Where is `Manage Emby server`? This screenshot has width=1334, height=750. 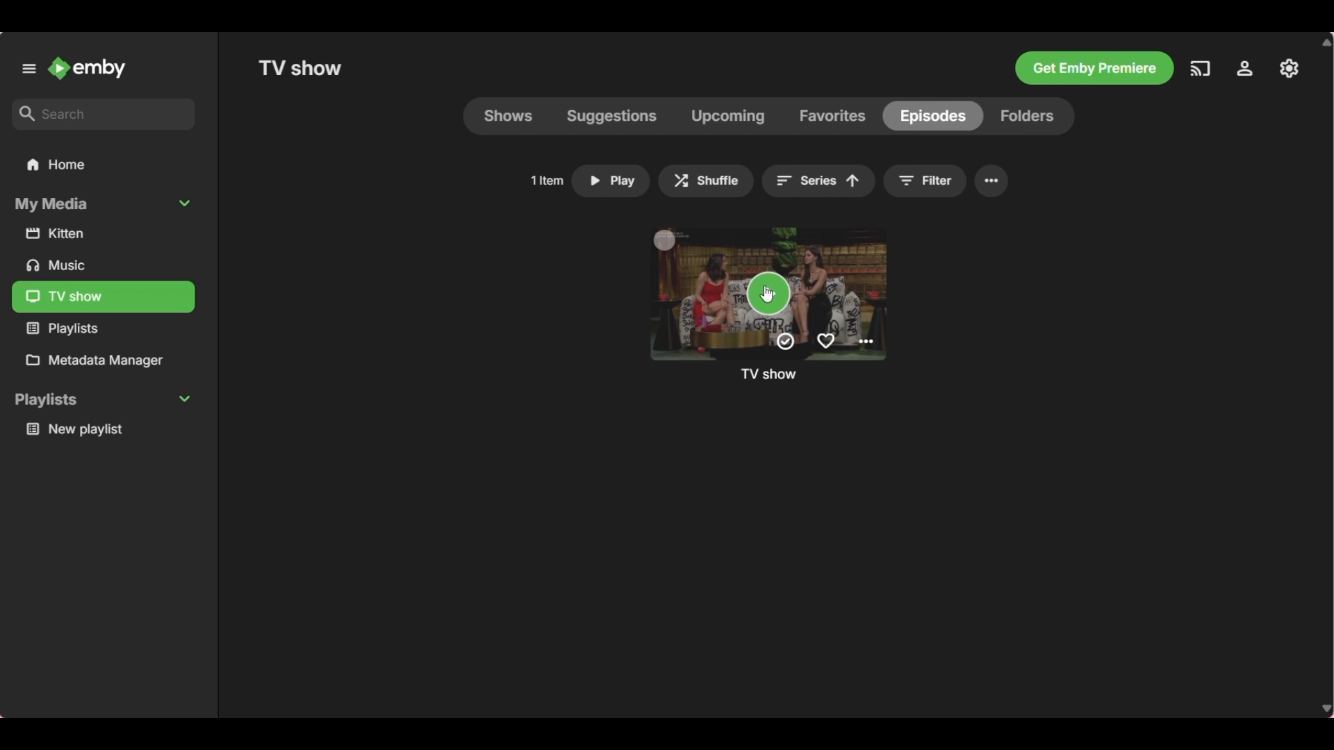 Manage Emby server is located at coordinates (1289, 69).